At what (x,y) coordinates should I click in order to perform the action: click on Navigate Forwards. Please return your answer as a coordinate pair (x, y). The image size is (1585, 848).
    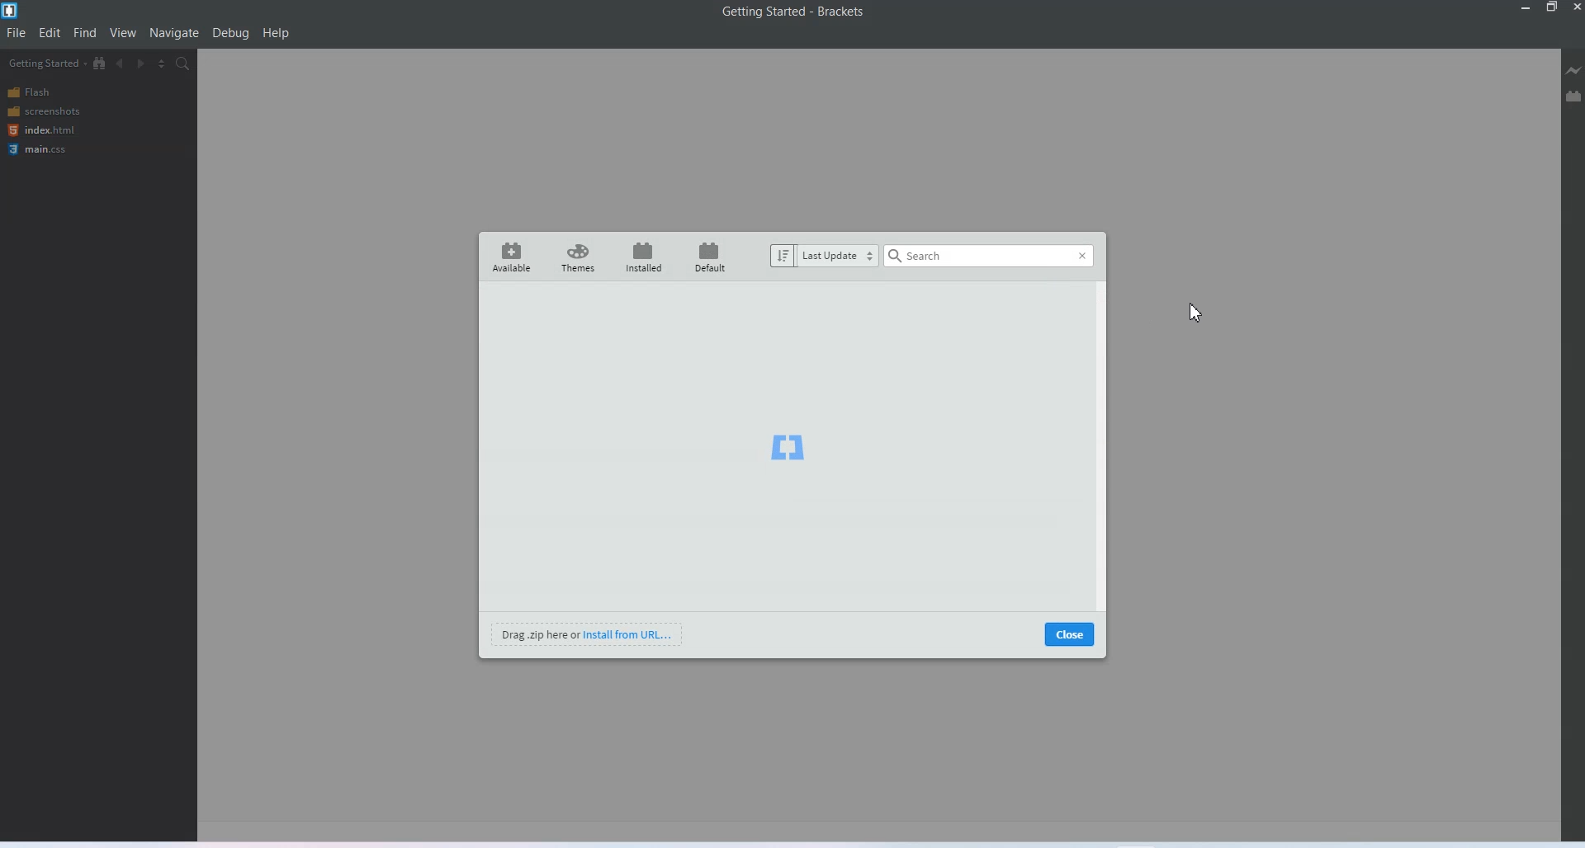
    Looking at the image, I should click on (143, 64).